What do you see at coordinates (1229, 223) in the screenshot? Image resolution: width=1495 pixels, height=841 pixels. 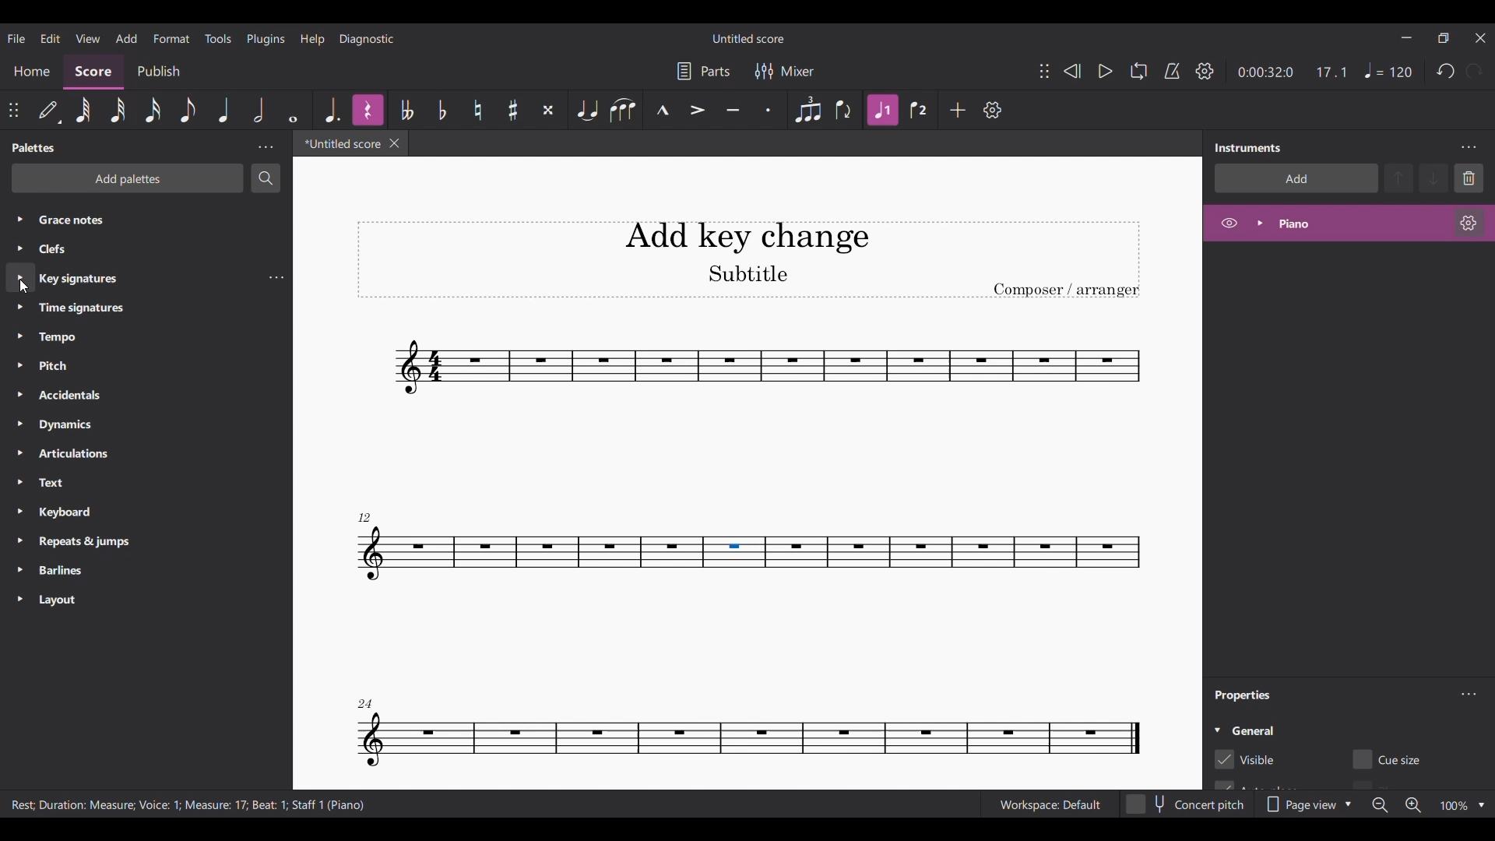 I see `Hide piano` at bounding box center [1229, 223].